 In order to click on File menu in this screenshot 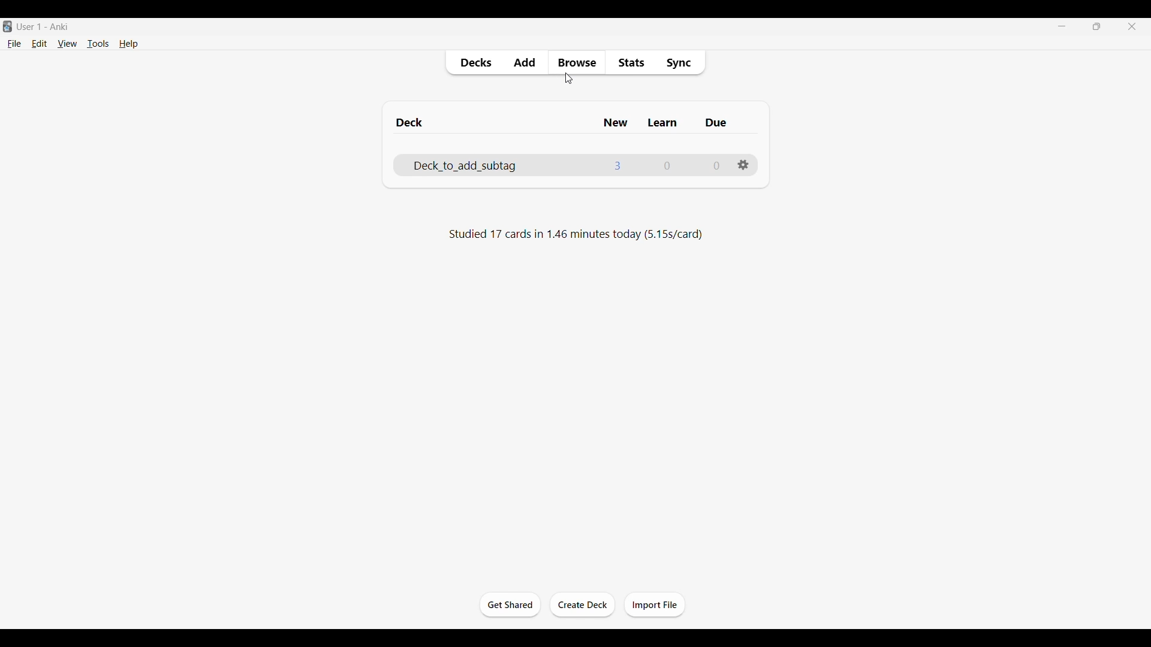, I will do `click(14, 44)`.